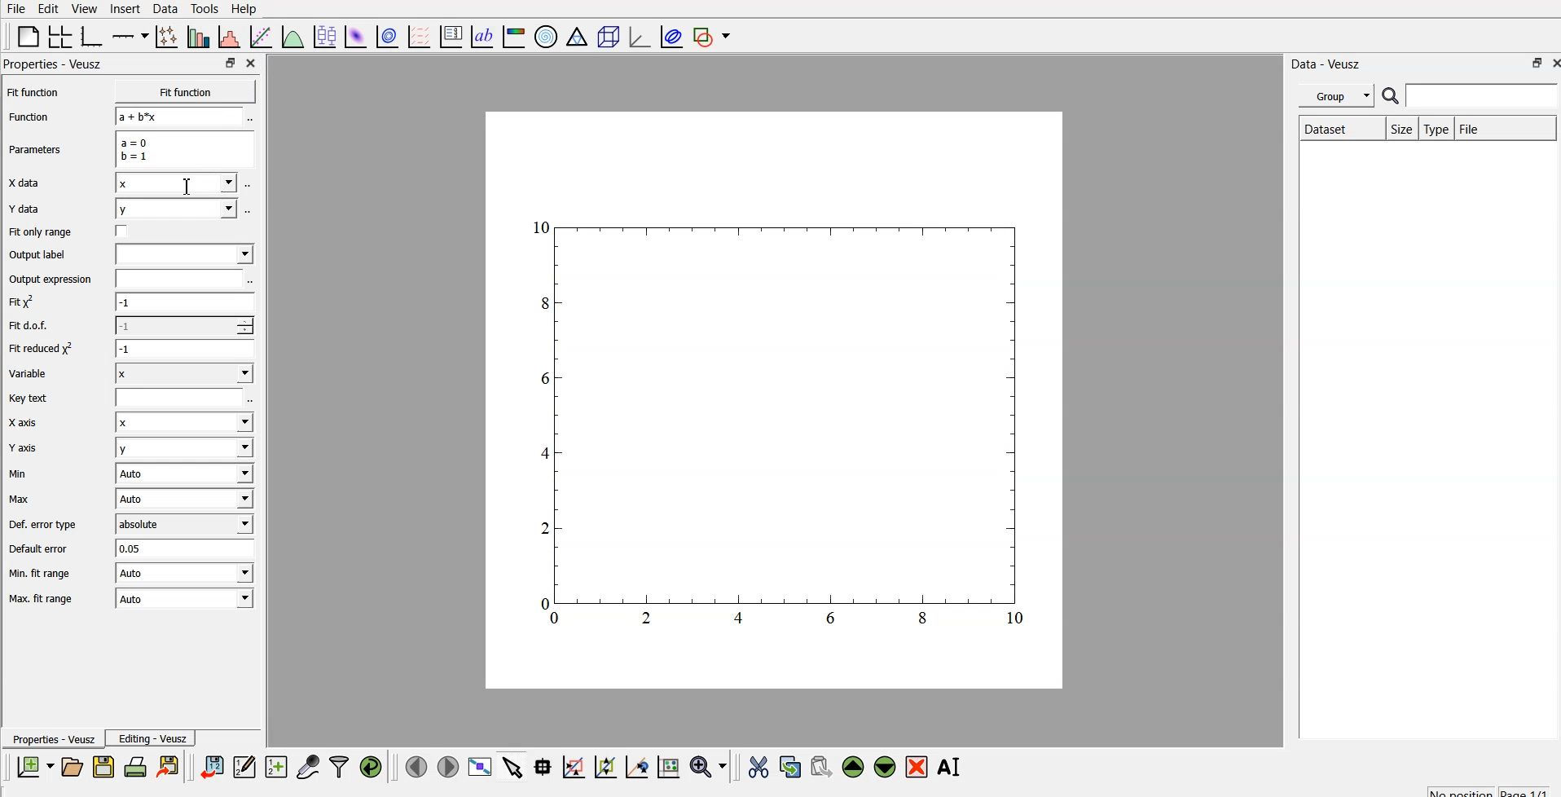 The image size is (1561, 797). Describe the element at coordinates (186, 423) in the screenshot. I see `` at that location.